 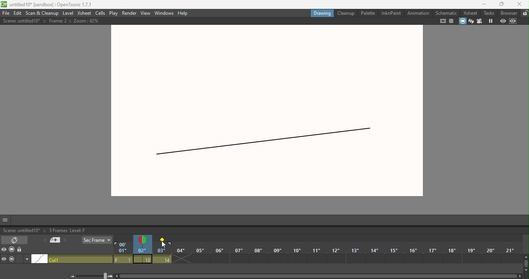 I want to click on safe area, so click(x=443, y=21).